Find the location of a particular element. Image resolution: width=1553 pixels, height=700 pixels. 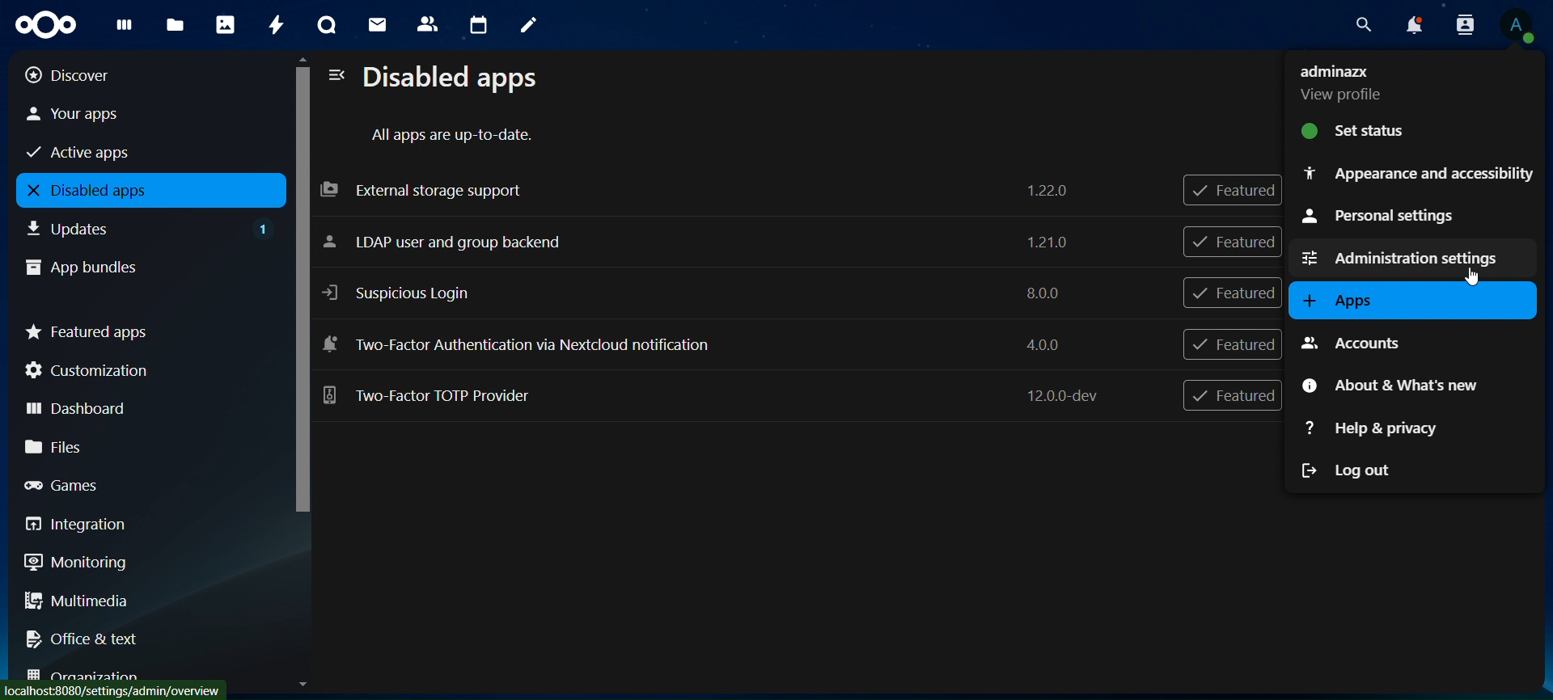

two factor TOTP provider is located at coordinates (718, 397).